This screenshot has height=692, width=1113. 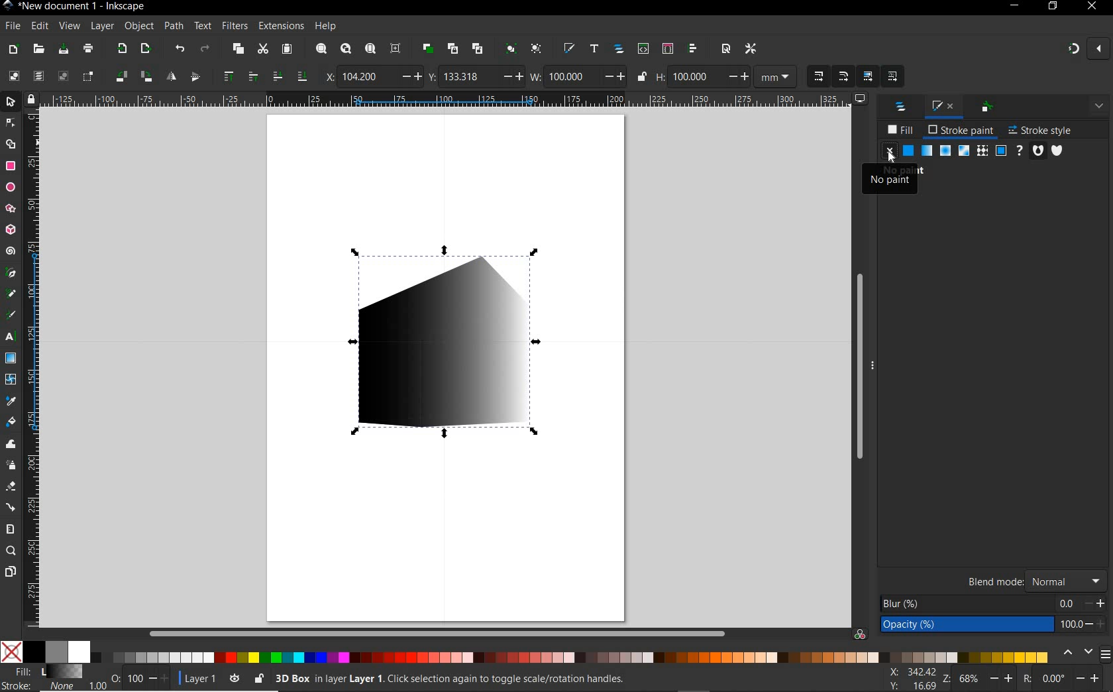 I want to click on UNLINK CLONE, so click(x=479, y=48).